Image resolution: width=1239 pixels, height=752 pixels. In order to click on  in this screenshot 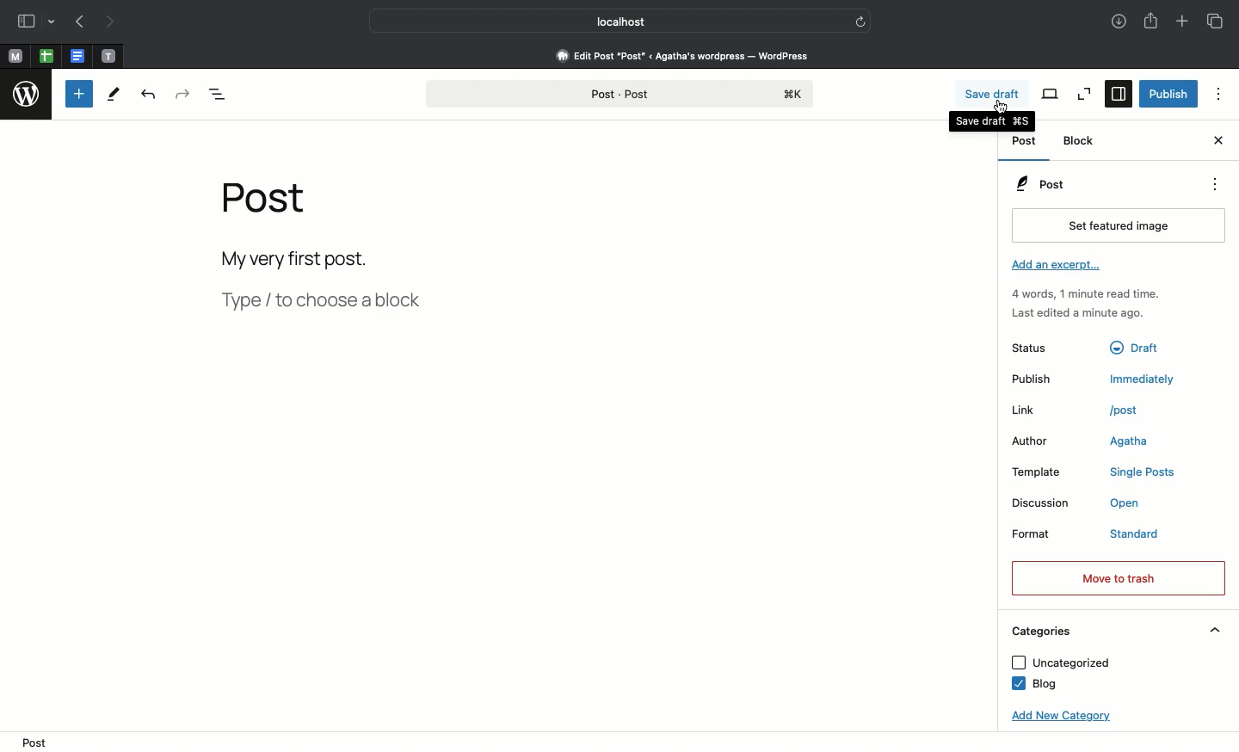, I will do `click(1140, 345)`.